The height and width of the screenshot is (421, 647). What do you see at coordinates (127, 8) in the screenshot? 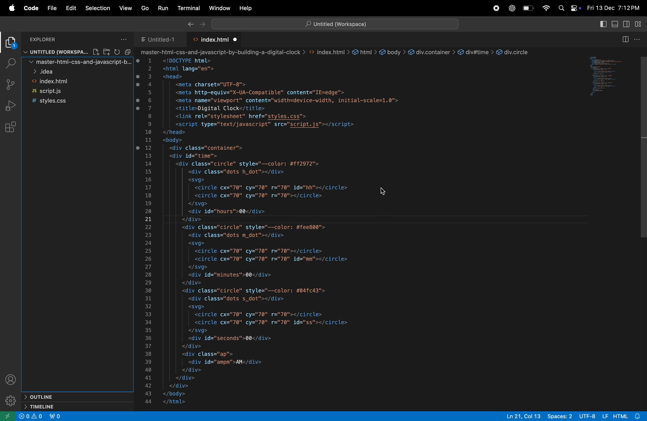
I see `view` at bounding box center [127, 8].